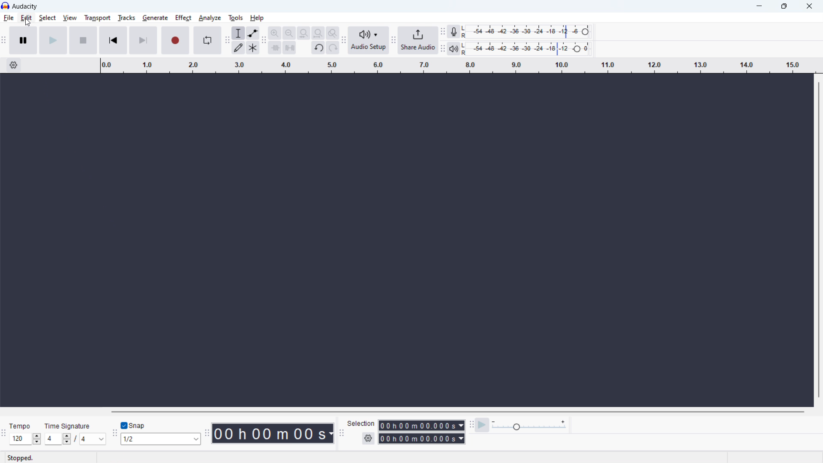 The height and width of the screenshot is (463, 823). Describe the element at coordinates (369, 40) in the screenshot. I see `audio setup` at that location.